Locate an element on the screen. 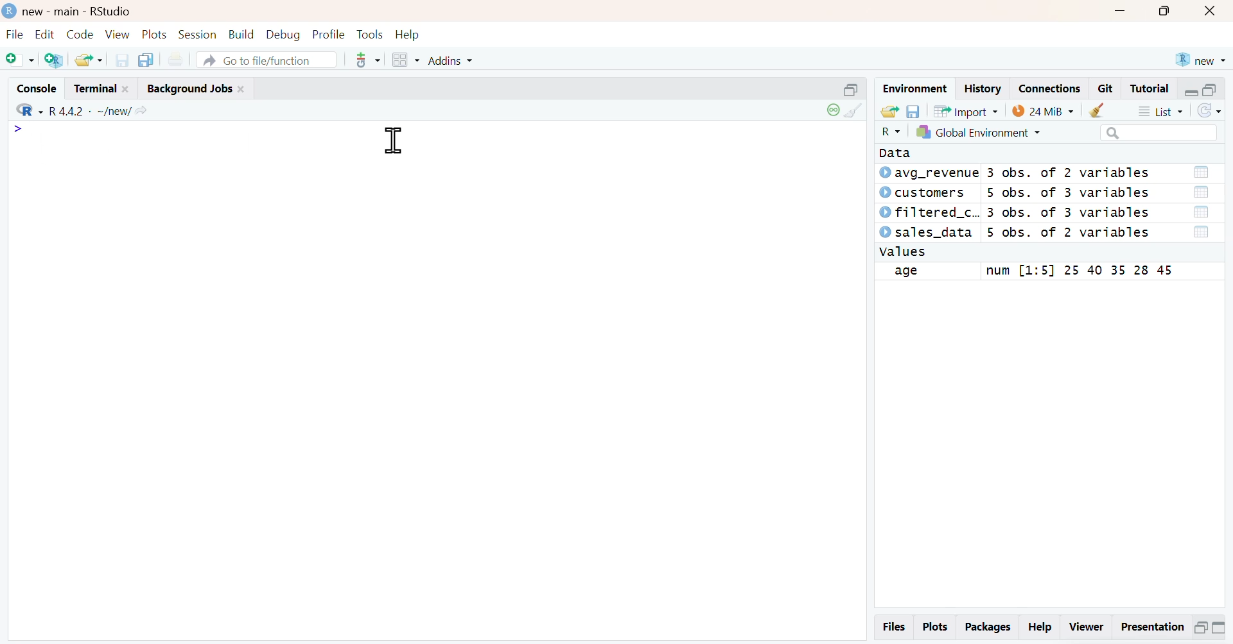 This screenshot has width=1233, height=644. Go to file/function is located at coordinates (267, 60).